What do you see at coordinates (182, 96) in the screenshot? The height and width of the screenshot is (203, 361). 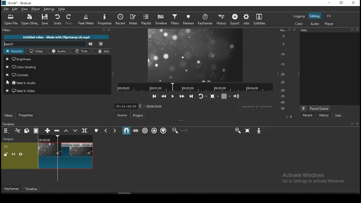 I see `play quickly forwards` at bounding box center [182, 96].